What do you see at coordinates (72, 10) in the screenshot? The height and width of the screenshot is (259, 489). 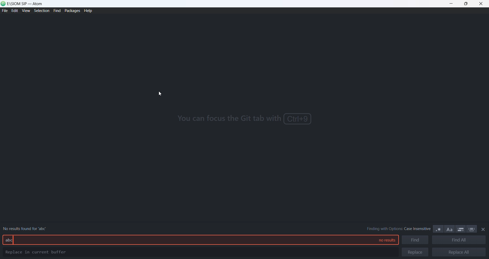 I see `packages` at bounding box center [72, 10].